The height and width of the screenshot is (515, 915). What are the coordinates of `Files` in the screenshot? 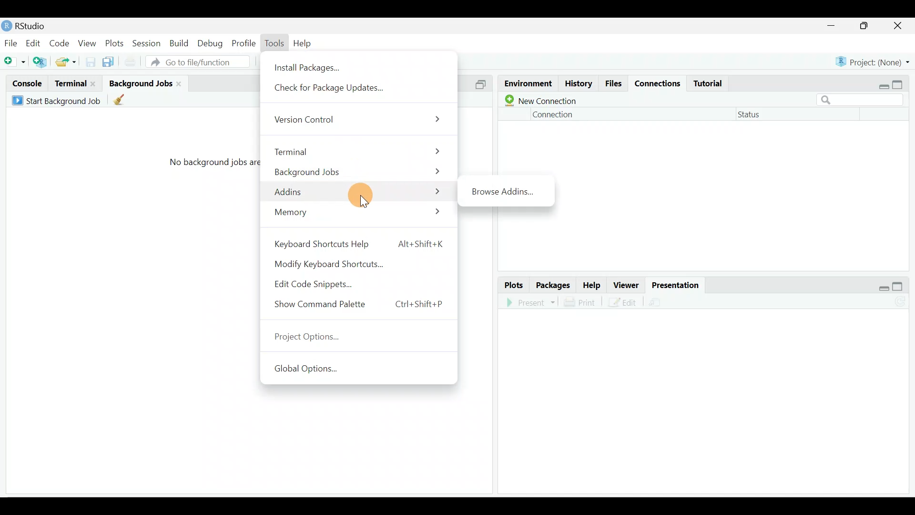 It's located at (614, 83).